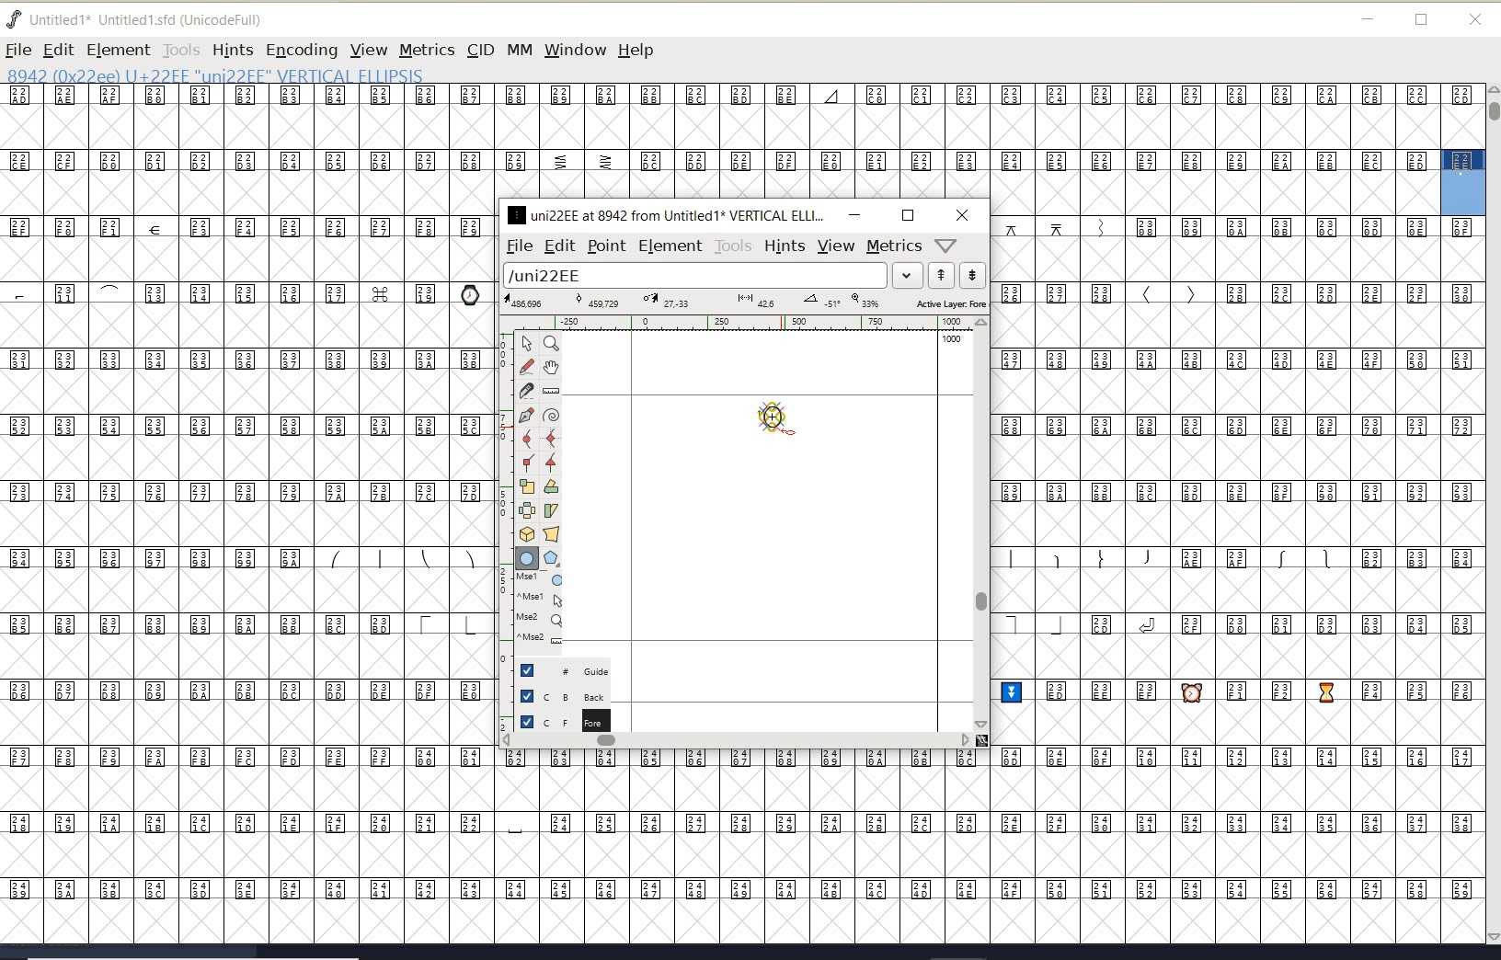  What do you see at coordinates (552, 533) in the screenshot?
I see `perform a perspective transformation on the selection` at bounding box center [552, 533].